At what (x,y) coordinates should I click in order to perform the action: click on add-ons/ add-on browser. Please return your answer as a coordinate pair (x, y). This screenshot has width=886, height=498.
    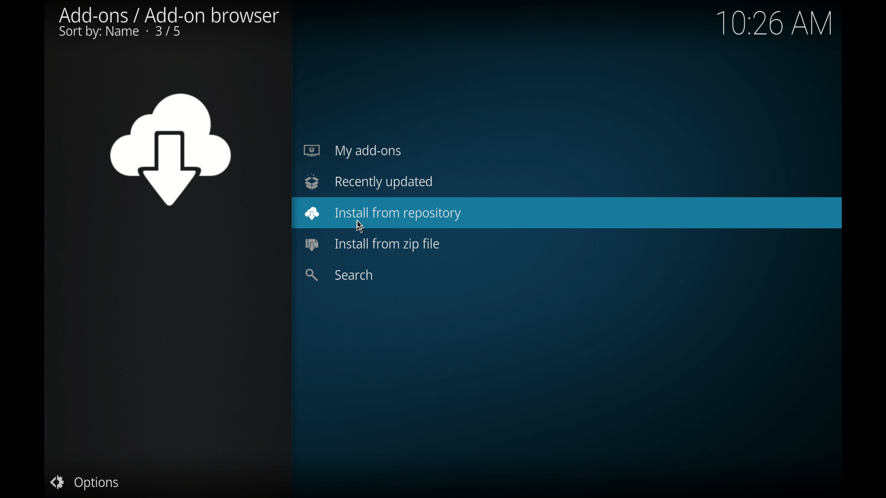
    Looking at the image, I should click on (169, 24).